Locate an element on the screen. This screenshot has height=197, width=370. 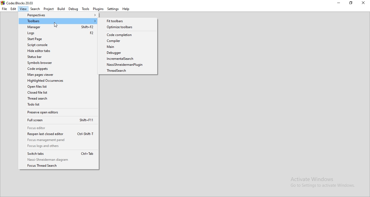
Manager is located at coordinates (58, 27).